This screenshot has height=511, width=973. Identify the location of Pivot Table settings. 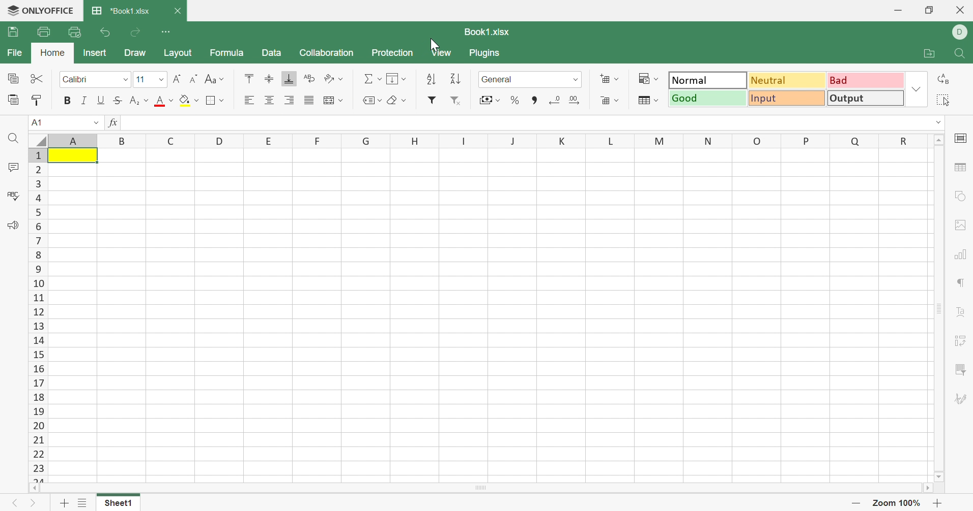
(962, 342).